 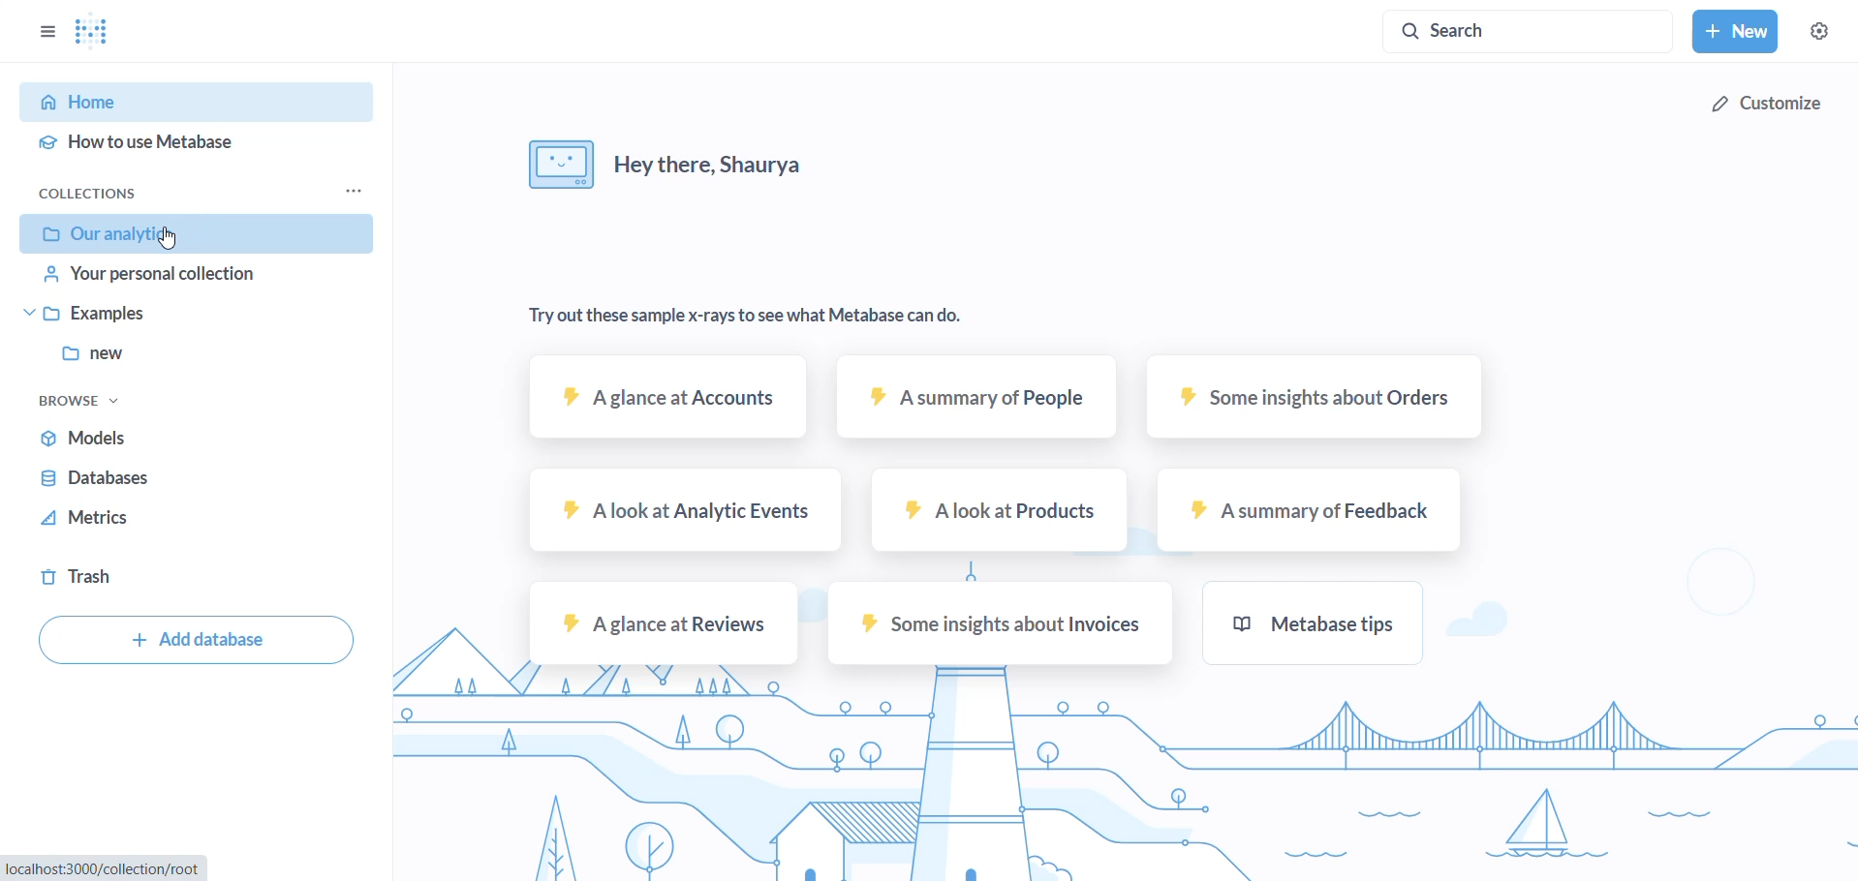 I want to click on how to use metabase, so click(x=195, y=145).